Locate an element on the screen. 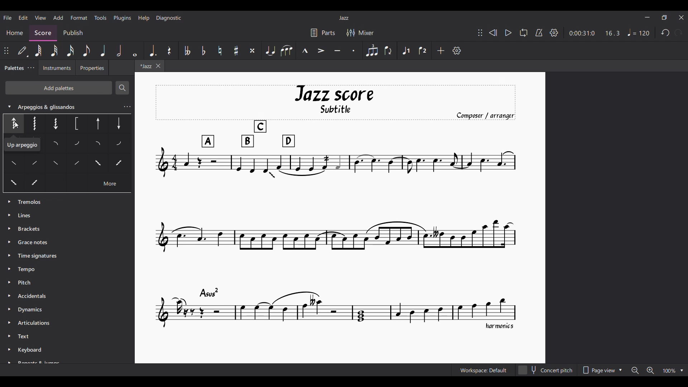 The image size is (688, 387). Current score title is located at coordinates (344, 18).